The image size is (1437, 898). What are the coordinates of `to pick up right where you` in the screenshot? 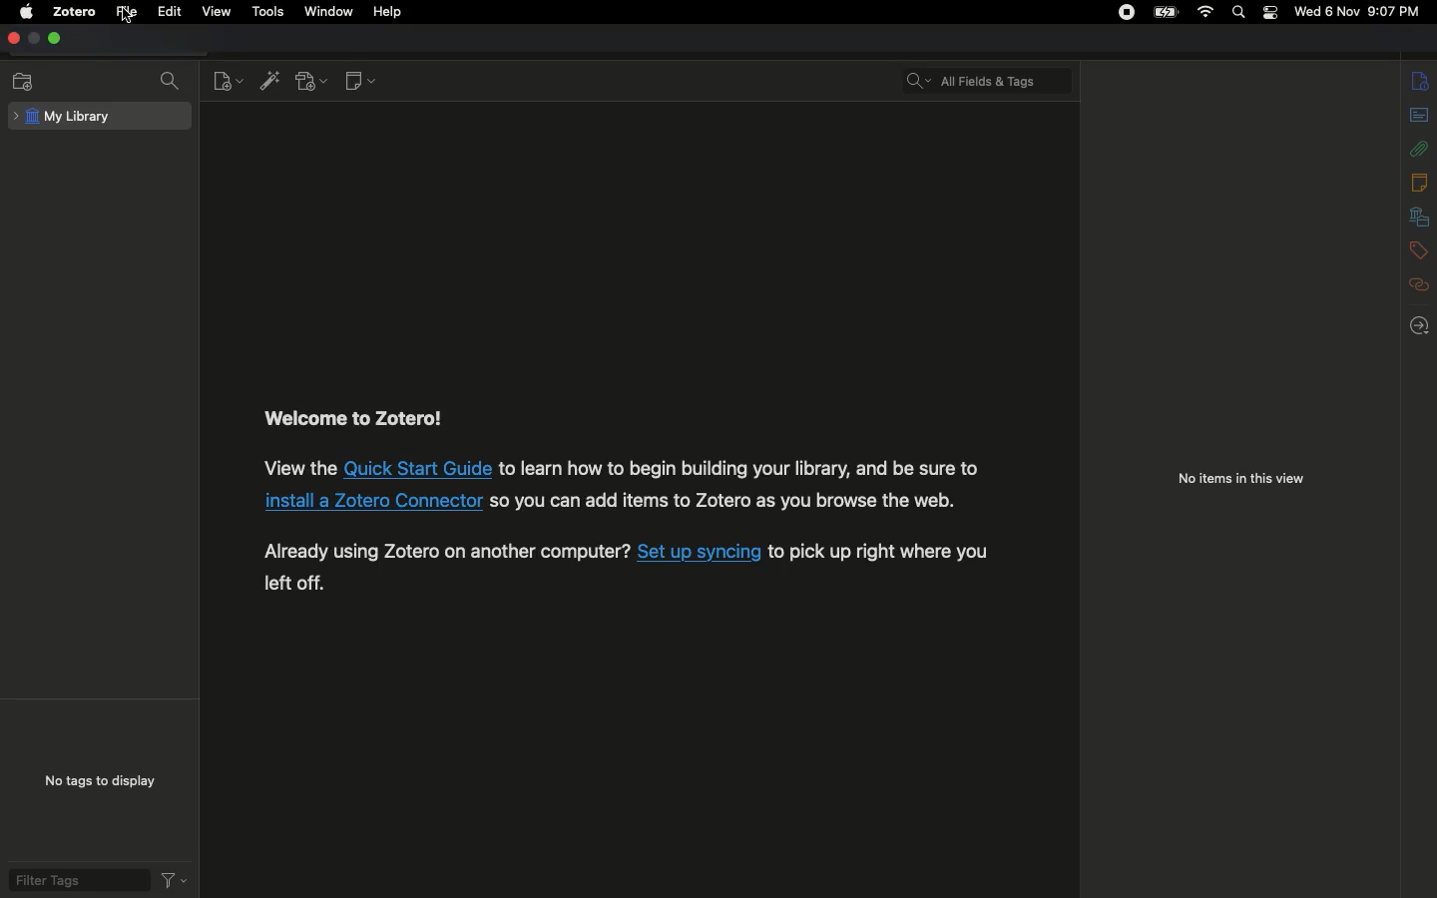 It's located at (879, 553).